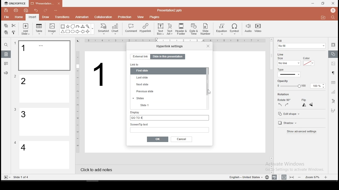 The image size is (339, 190). What do you see at coordinates (62, 17) in the screenshot?
I see `transitions` at bounding box center [62, 17].